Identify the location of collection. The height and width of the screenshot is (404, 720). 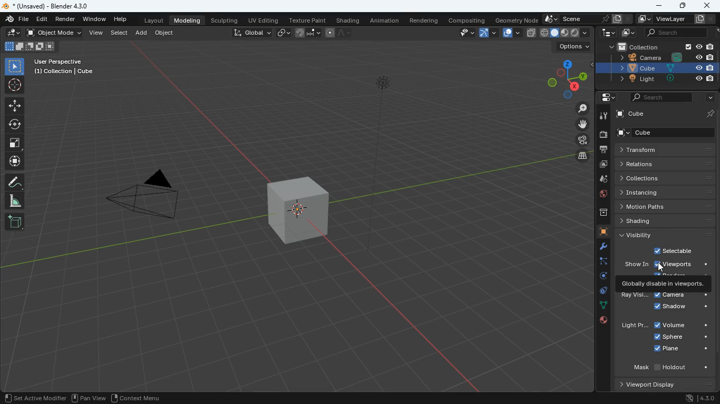
(657, 46).